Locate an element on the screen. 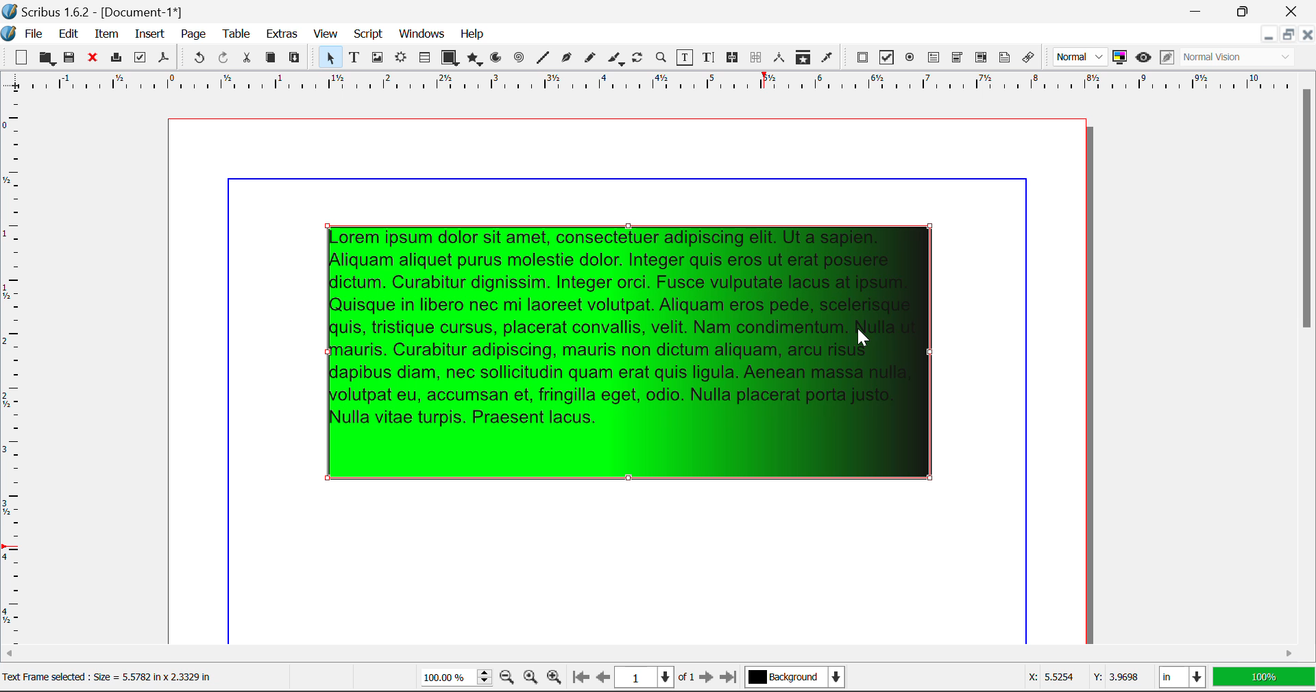  Close is located at coordinates (1294, 10).